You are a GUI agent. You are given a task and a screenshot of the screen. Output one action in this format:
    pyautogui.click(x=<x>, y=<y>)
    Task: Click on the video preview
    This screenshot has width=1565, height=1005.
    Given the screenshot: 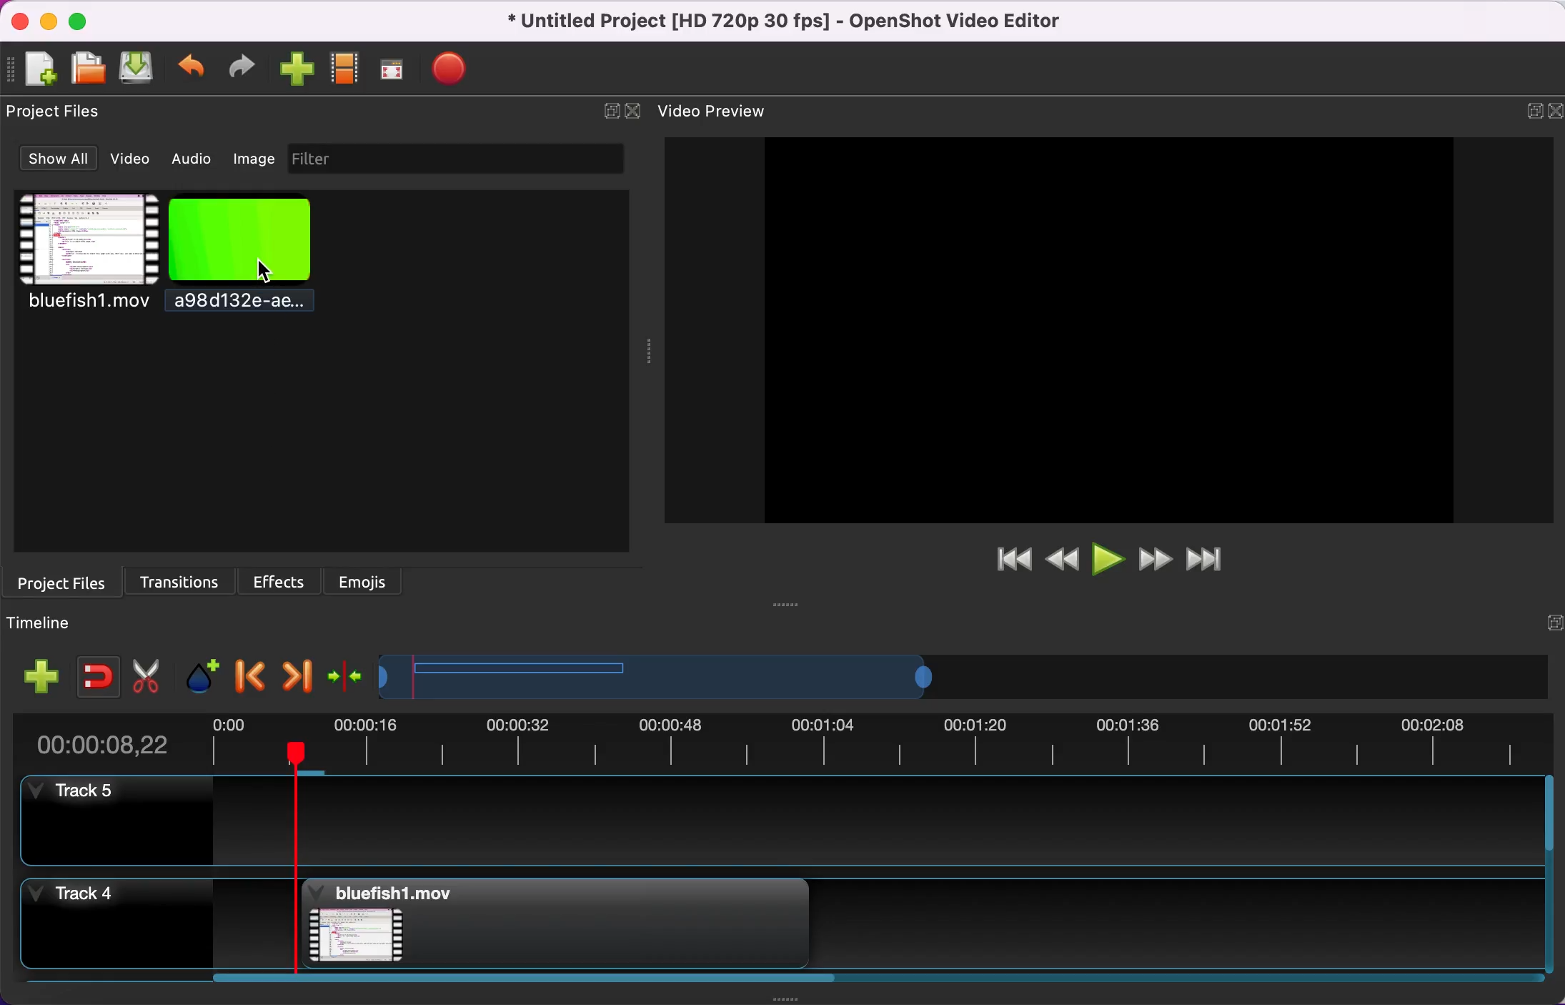 What is the action you would take?
    pyautogui.click(x=727, y=112)
    